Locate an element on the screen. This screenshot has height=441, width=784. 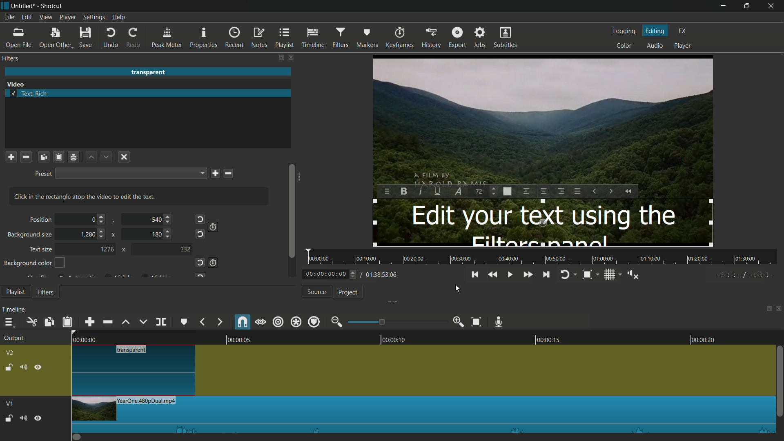
Clipboard is located at coordinates (60, 157).